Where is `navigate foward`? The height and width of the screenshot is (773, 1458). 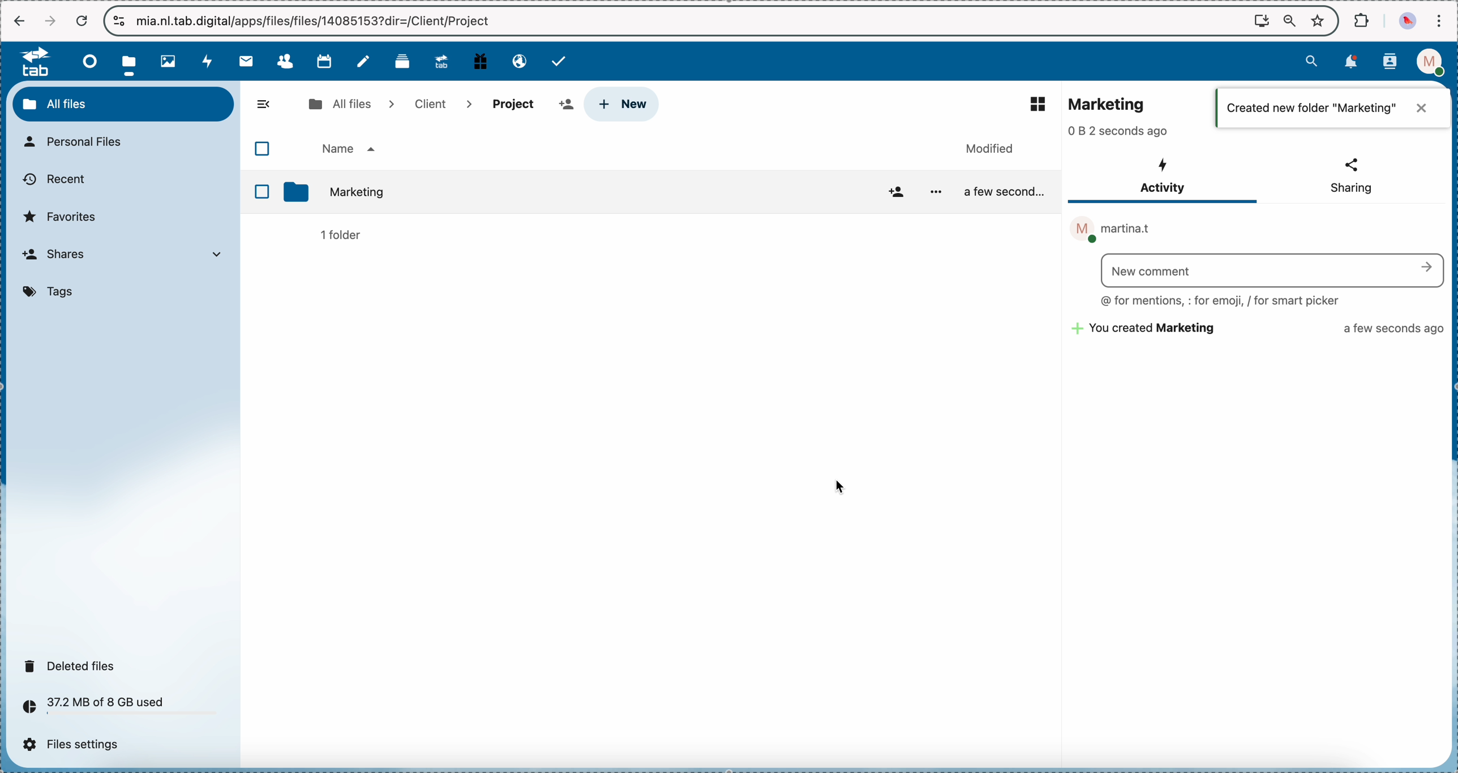
navigate foward is located at coordinates (50, 21).